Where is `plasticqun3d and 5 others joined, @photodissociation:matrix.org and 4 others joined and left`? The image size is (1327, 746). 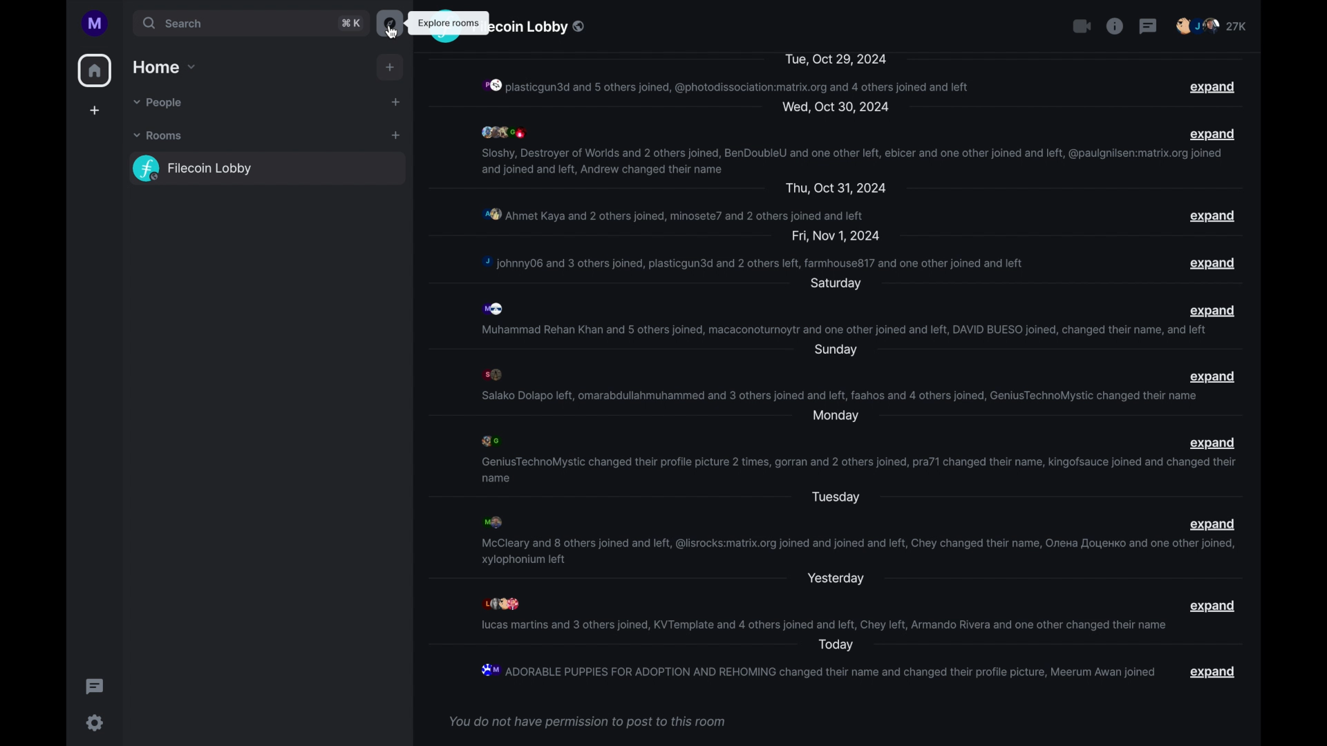 plasticqun3d and 5 others joined, @photodissociation:matrix.org and 4 others joined and left is located at coordinates (727, 86).